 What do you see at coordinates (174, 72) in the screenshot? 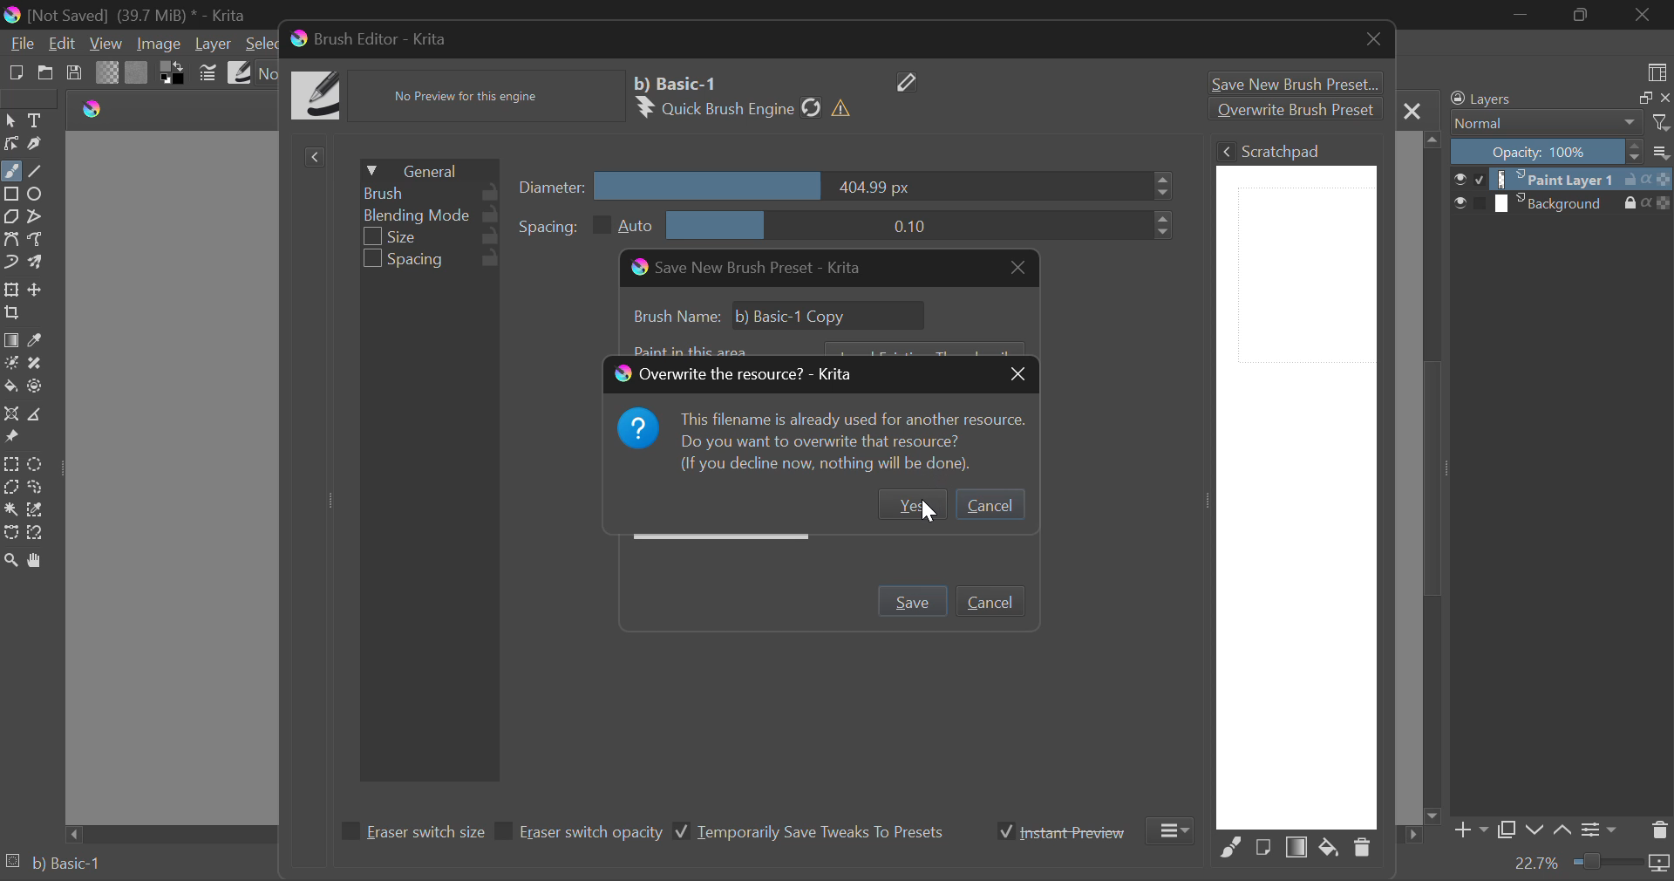
I see `Colors in Use` at bounding box center [174, 72].